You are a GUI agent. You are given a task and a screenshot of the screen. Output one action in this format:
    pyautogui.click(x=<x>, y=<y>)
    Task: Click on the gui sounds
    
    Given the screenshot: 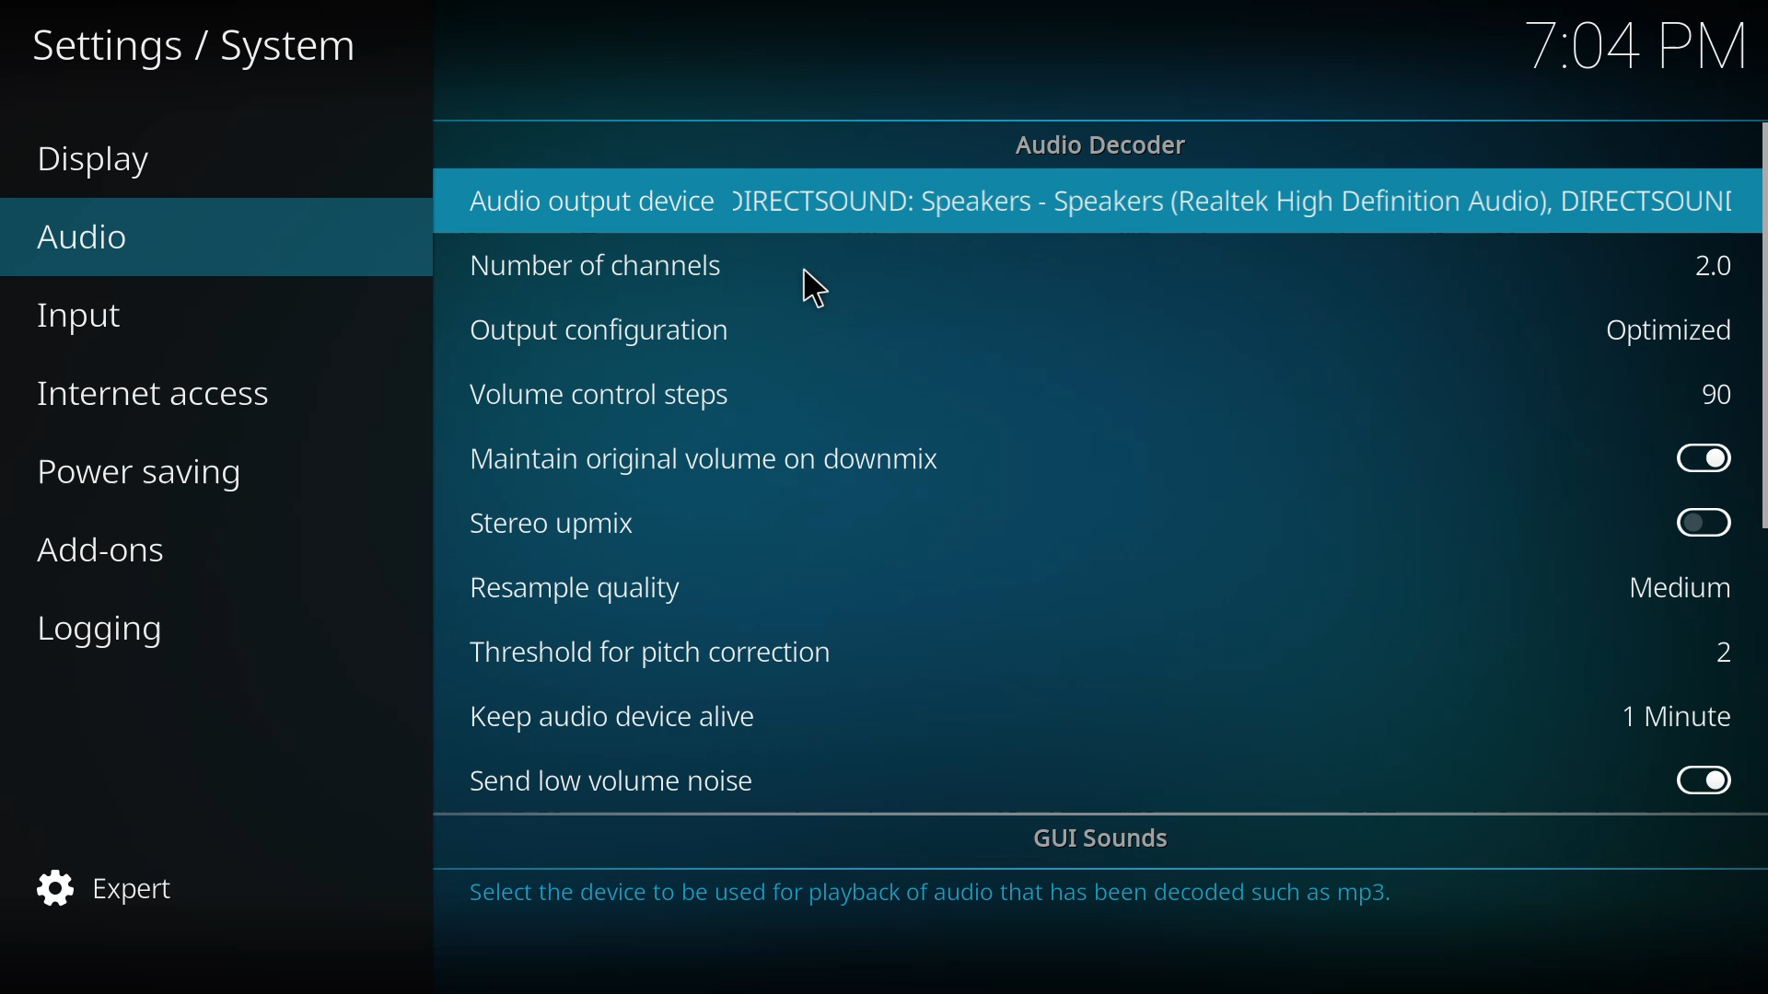 What is the action you would take?
    pyautogui.click(x=1105, y=839)
    